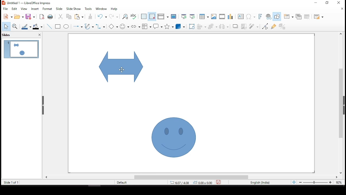  I want to click on curves and polygons, so click(89, 26).